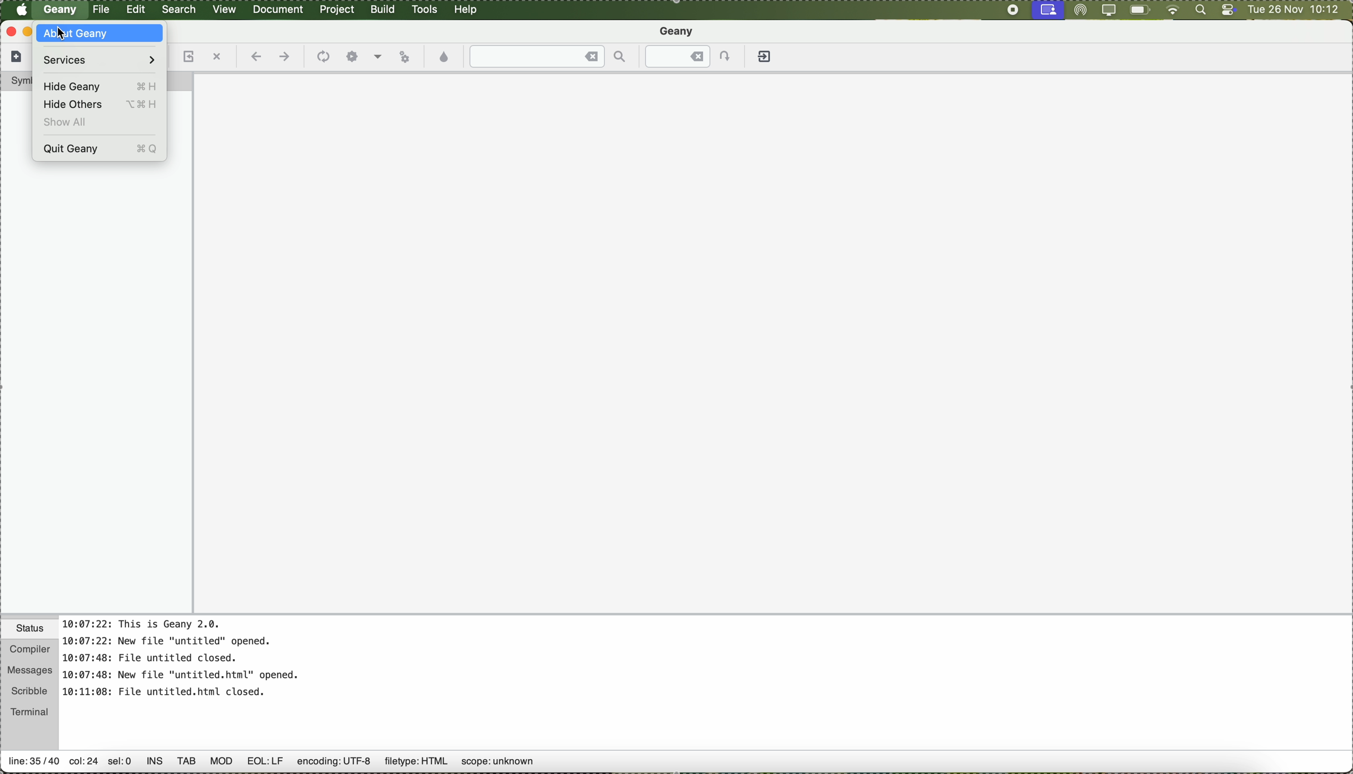 The image size is (1353, 774). I want to click on scope: unknown, so click(500, 764).